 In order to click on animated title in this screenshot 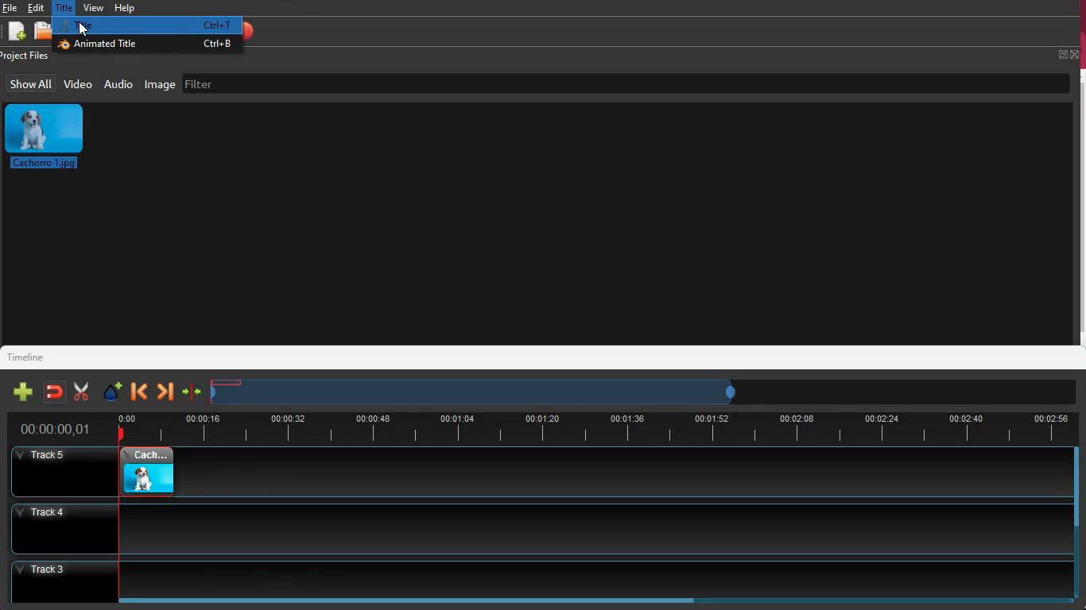, I will do `click(146, 45)`.